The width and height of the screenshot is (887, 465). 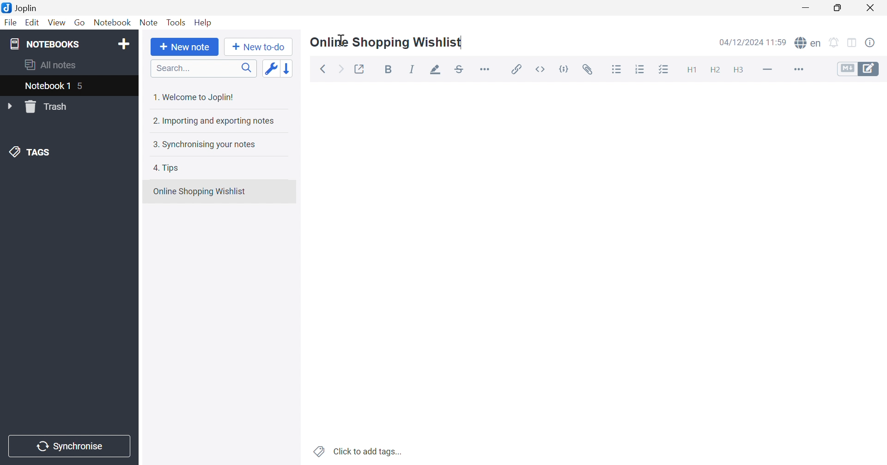 What do you see at coordinates (324, 68) in the screenshot?
I see `Back` at bounding box center [324, 68].